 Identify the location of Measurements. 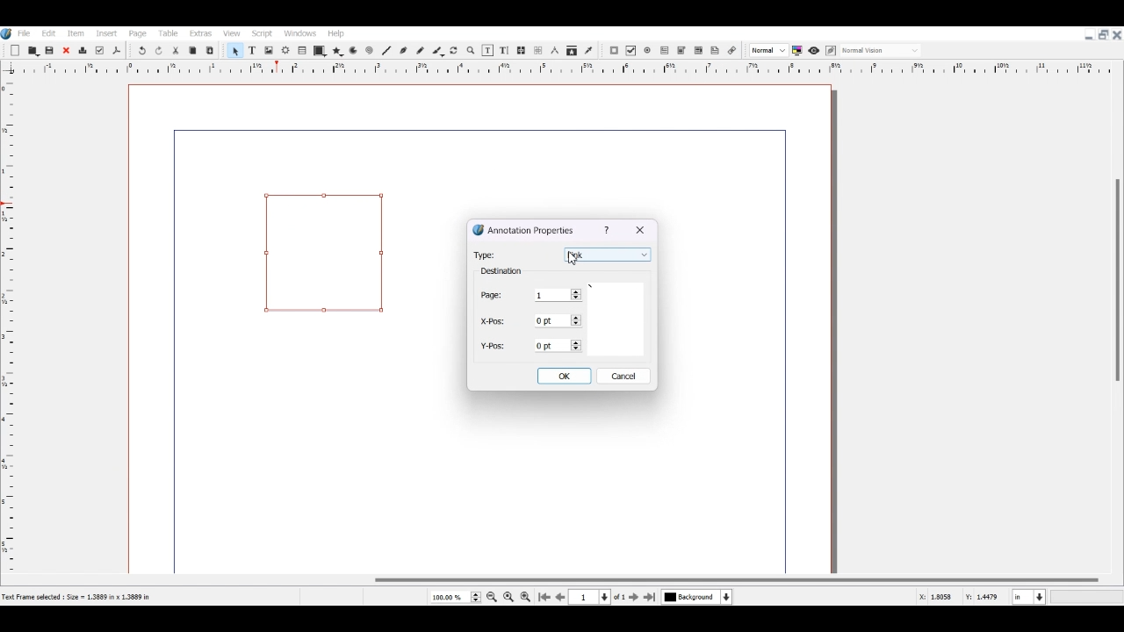
(554, 51).